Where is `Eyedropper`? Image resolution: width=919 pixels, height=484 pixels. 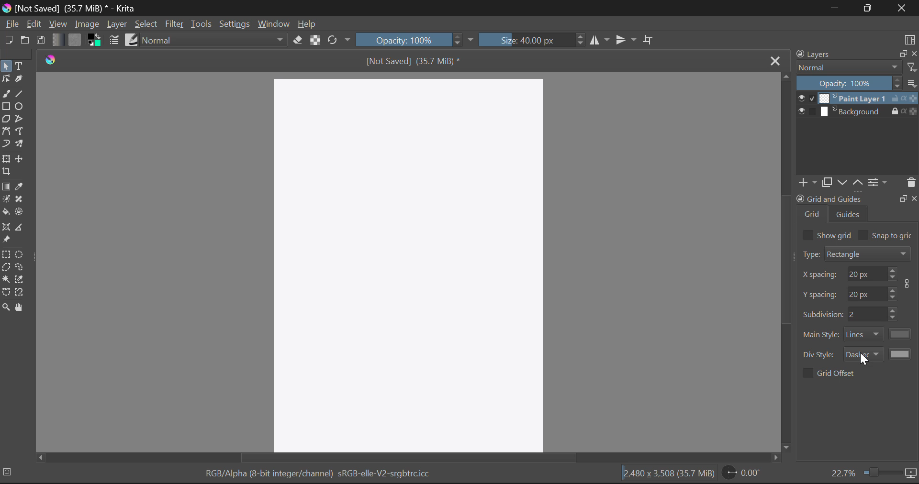
Eyedropper is located at coordinates (20, 187).